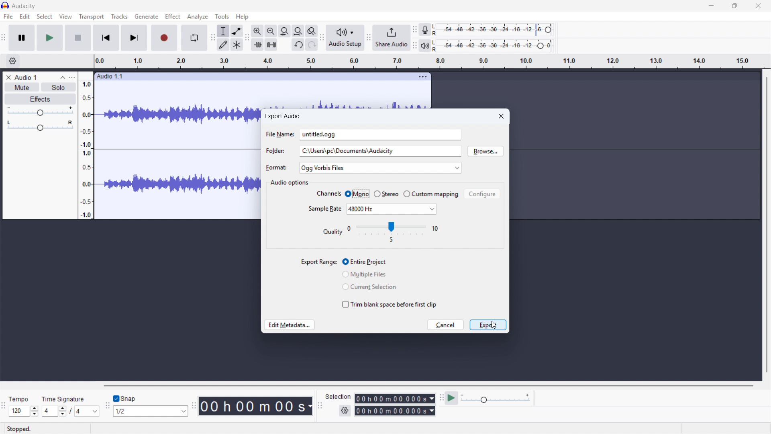 The image size is (771, 434). What do you see at coordinates (427, 386) in the screenshot?
I see `Horizontal scroll bar ` at bounding box center [427, 386].